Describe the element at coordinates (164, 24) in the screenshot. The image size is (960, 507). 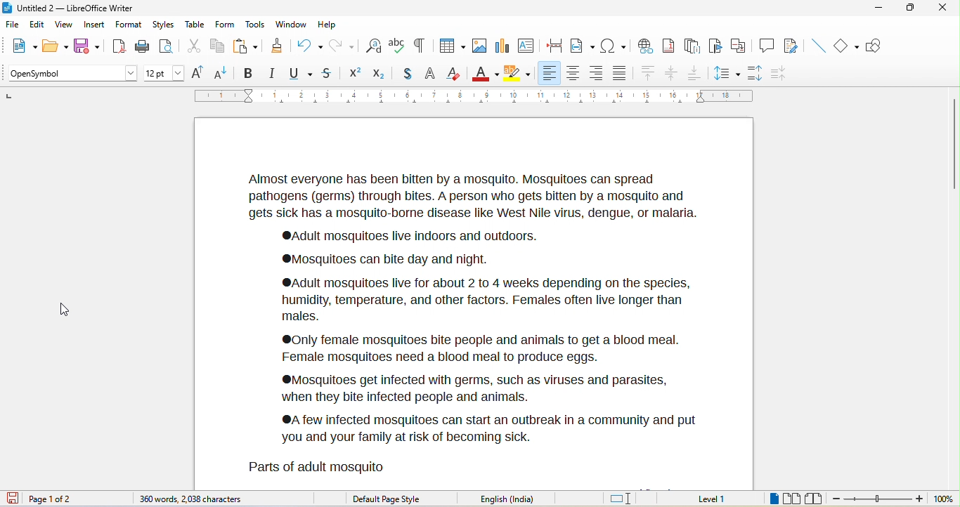
I see `styles` at that location.